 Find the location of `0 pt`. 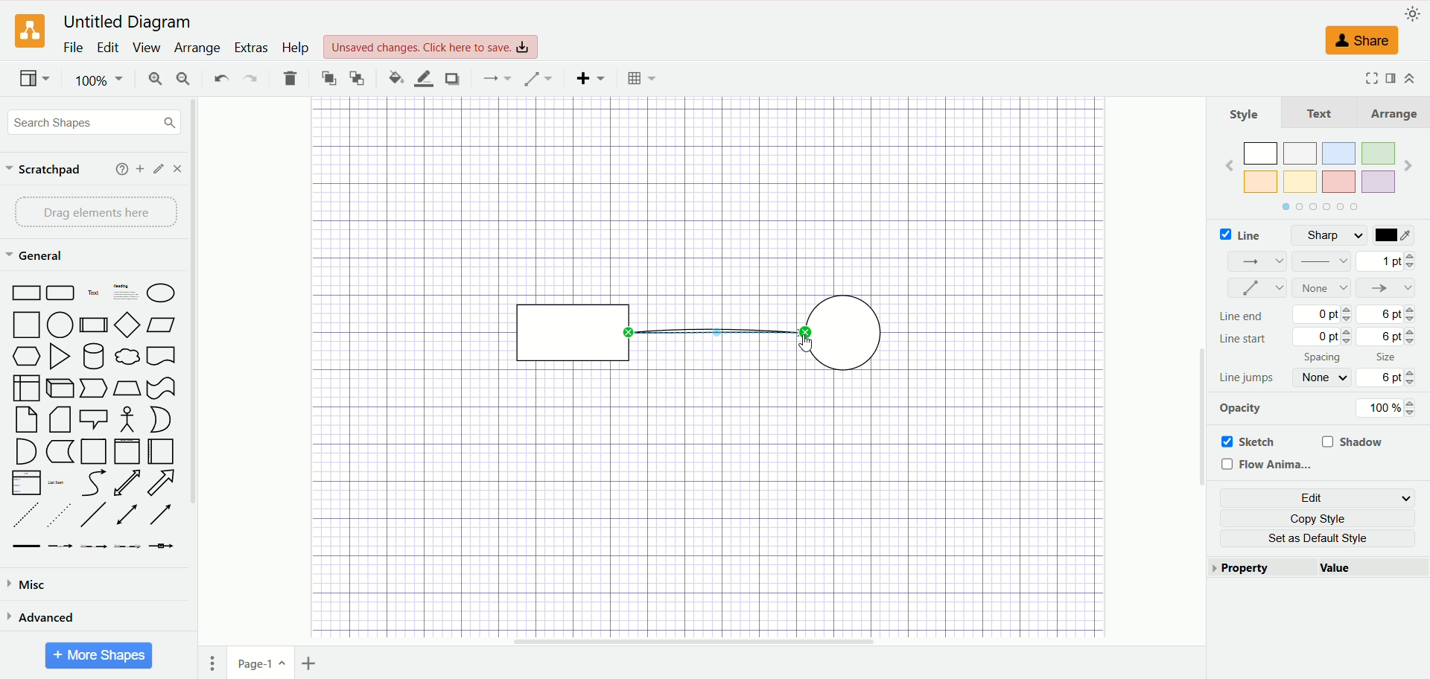

0 pt is located at coordinates (1322, 314).